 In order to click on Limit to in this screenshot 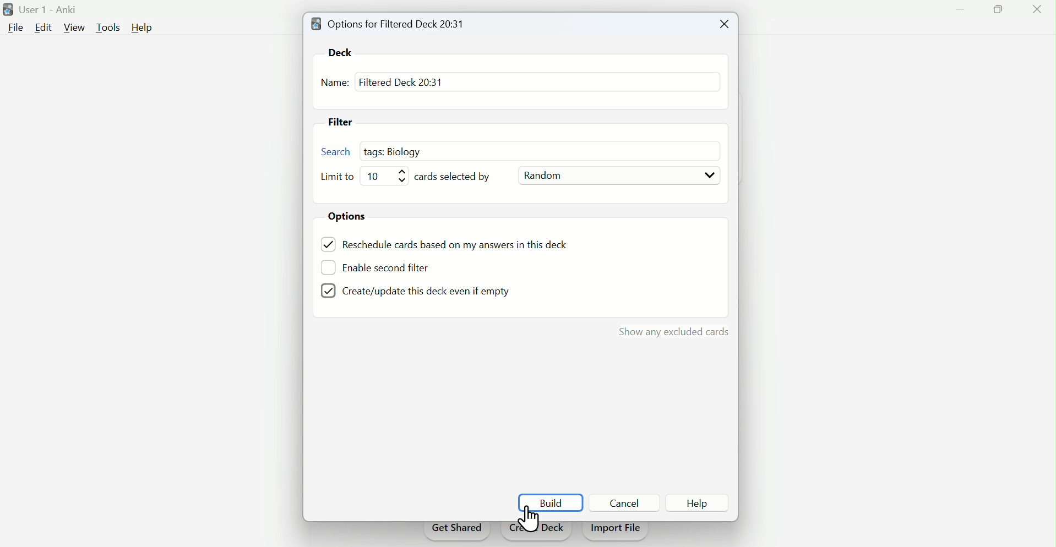, I will do `click(339, 177)`.